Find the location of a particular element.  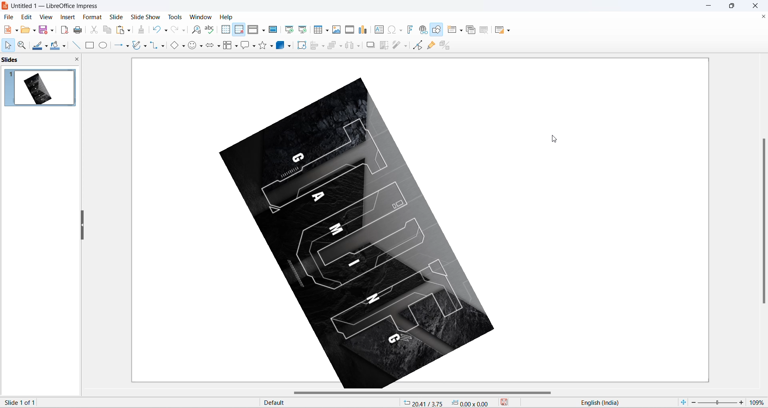

insert charts is located at coordinates (363, 30).